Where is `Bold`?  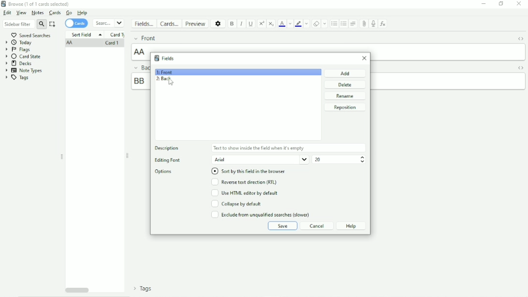
Bold is located at coordinates (232, 24).